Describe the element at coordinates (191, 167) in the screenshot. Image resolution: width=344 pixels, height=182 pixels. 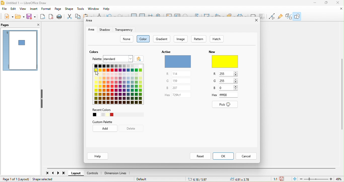
I see `horizontal scroll bar` at that location.